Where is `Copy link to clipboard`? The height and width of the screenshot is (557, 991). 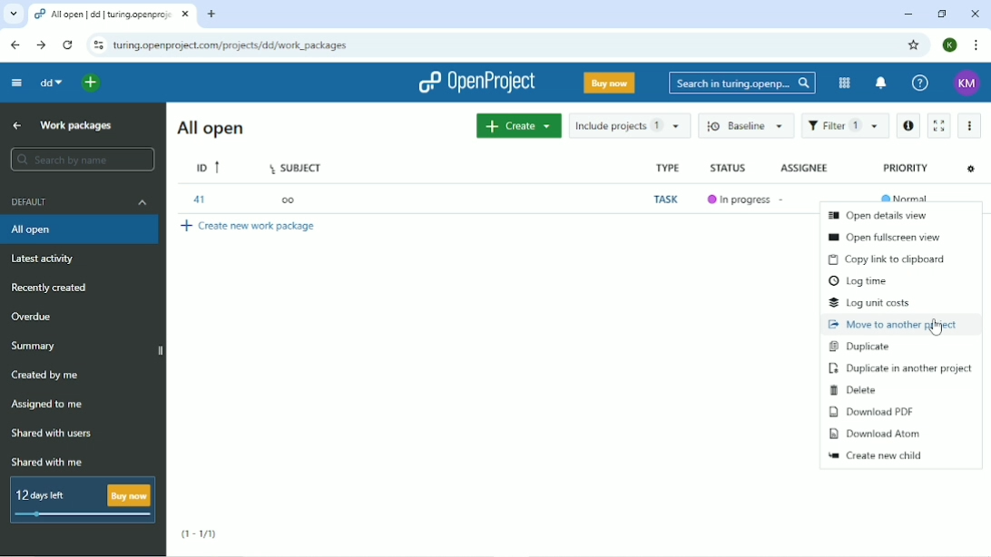 Copy link to clipboard is located at coordinates (887, 259).